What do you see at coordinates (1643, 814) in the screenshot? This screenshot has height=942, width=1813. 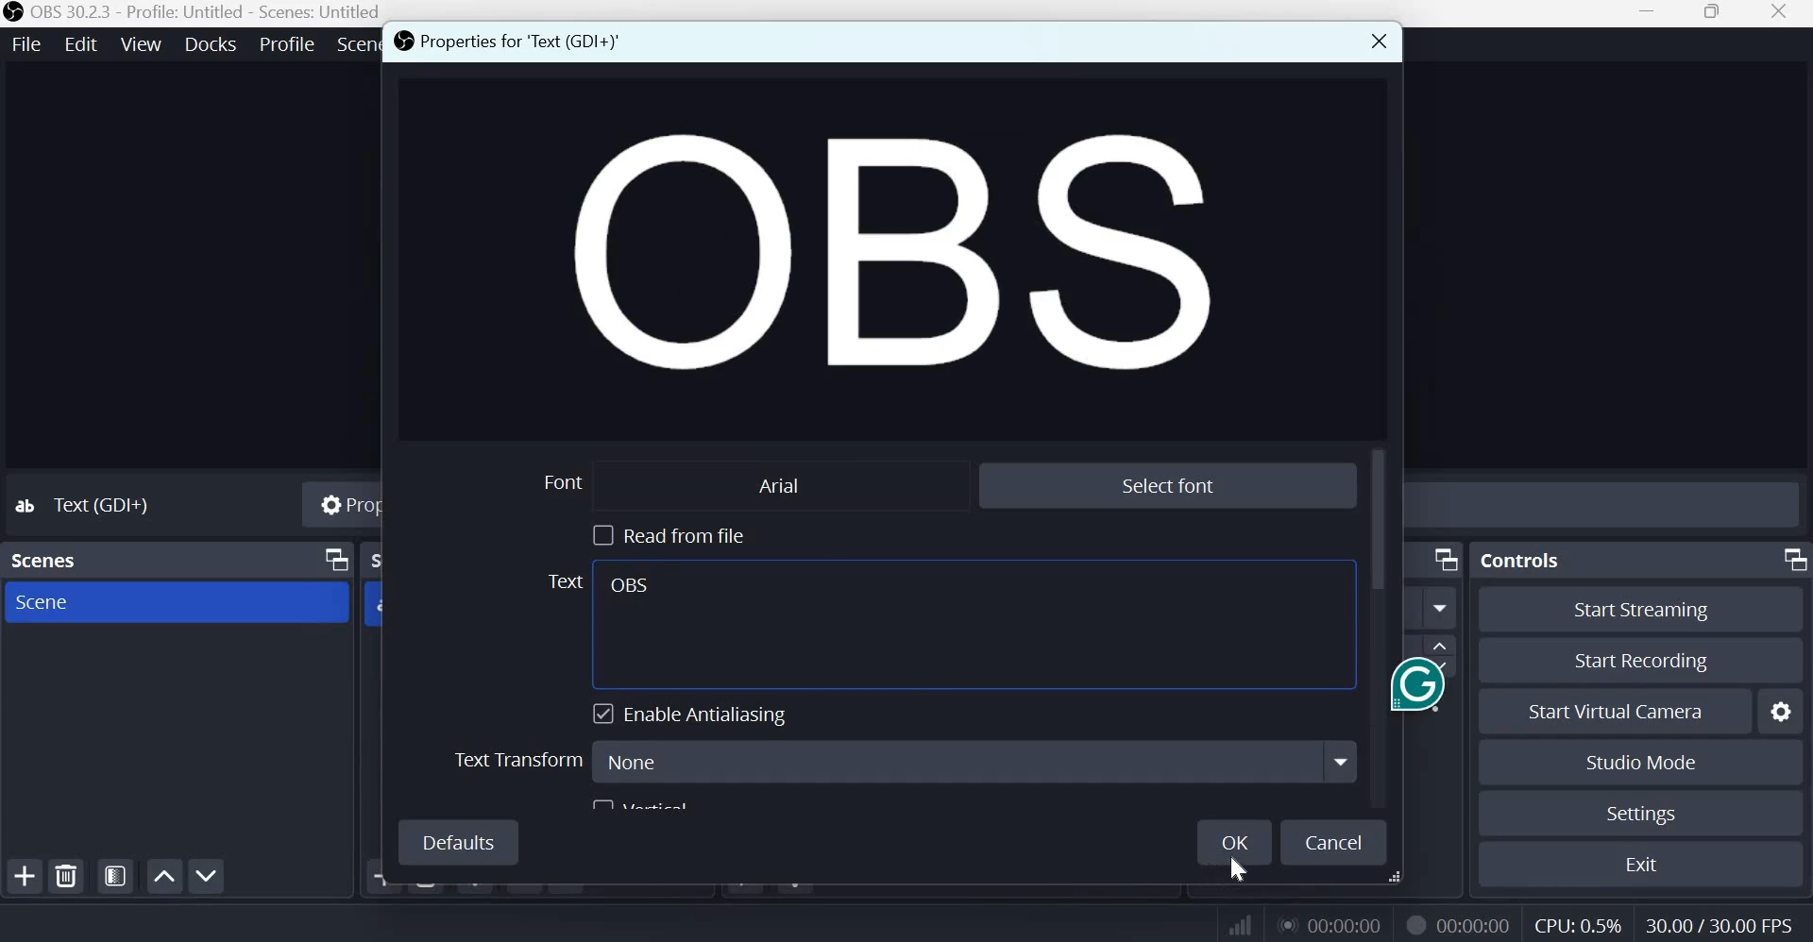 I see `Settings` at bounding box center [1643, 814].